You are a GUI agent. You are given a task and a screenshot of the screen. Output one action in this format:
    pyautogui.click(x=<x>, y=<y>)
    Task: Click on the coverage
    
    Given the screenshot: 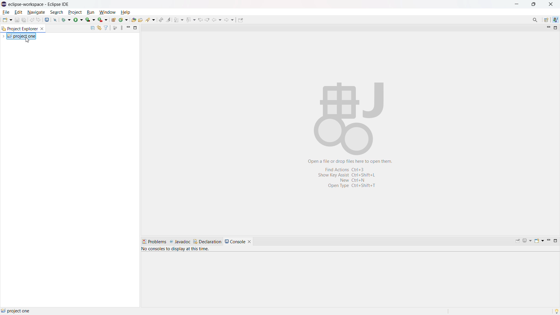 What is the action you would take?
    pyautogui.click(x=90, y=20)
    